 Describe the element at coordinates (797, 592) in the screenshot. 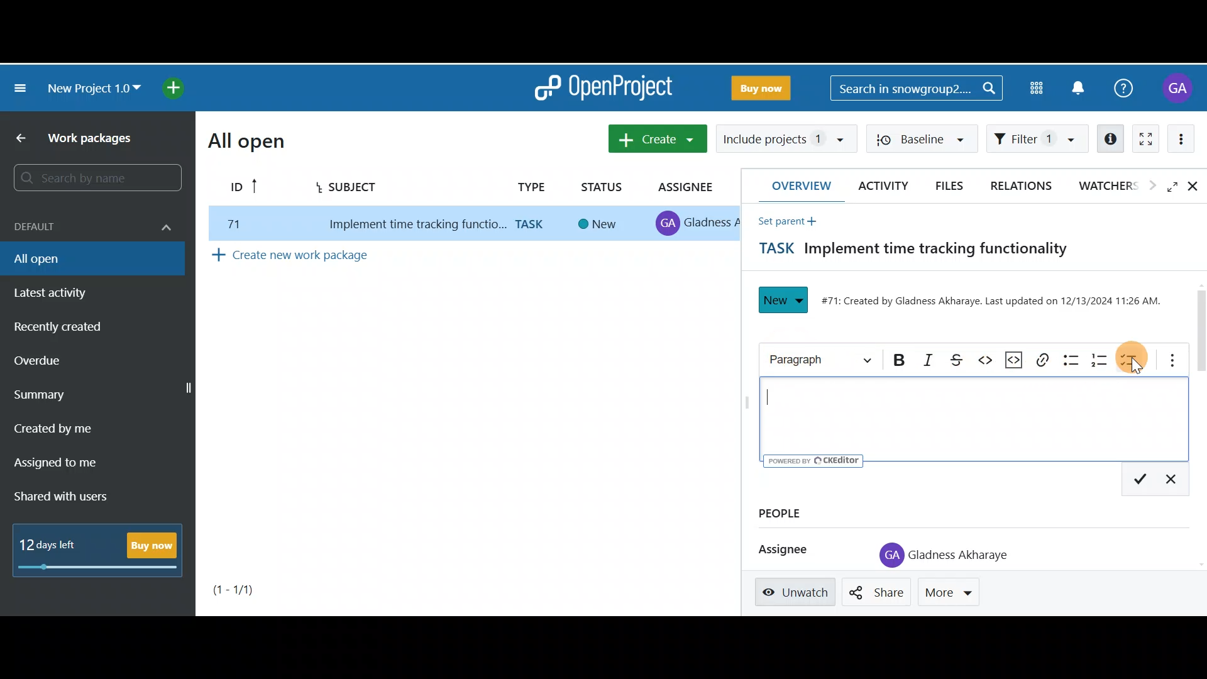

I see `Unwatch` at that location.